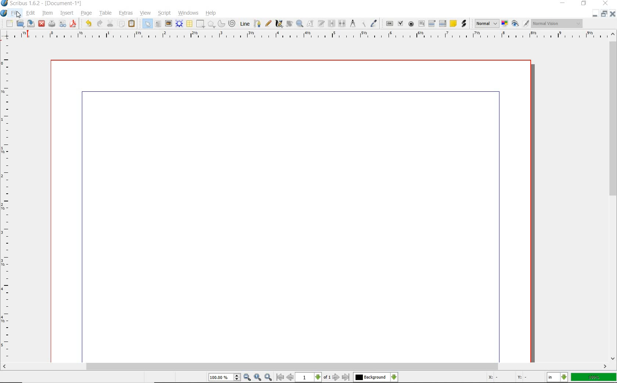 The height and width of the screenshot is (383, 617). What do you see at coordinates (127, 13) in the screenshot?
I see `extras` at bounding box center [127, 13].